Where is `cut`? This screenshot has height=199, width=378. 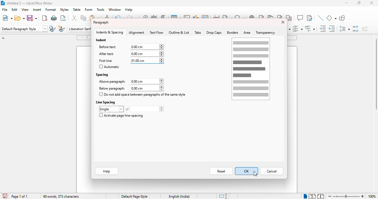 cut is located at coordinates (75, 18).